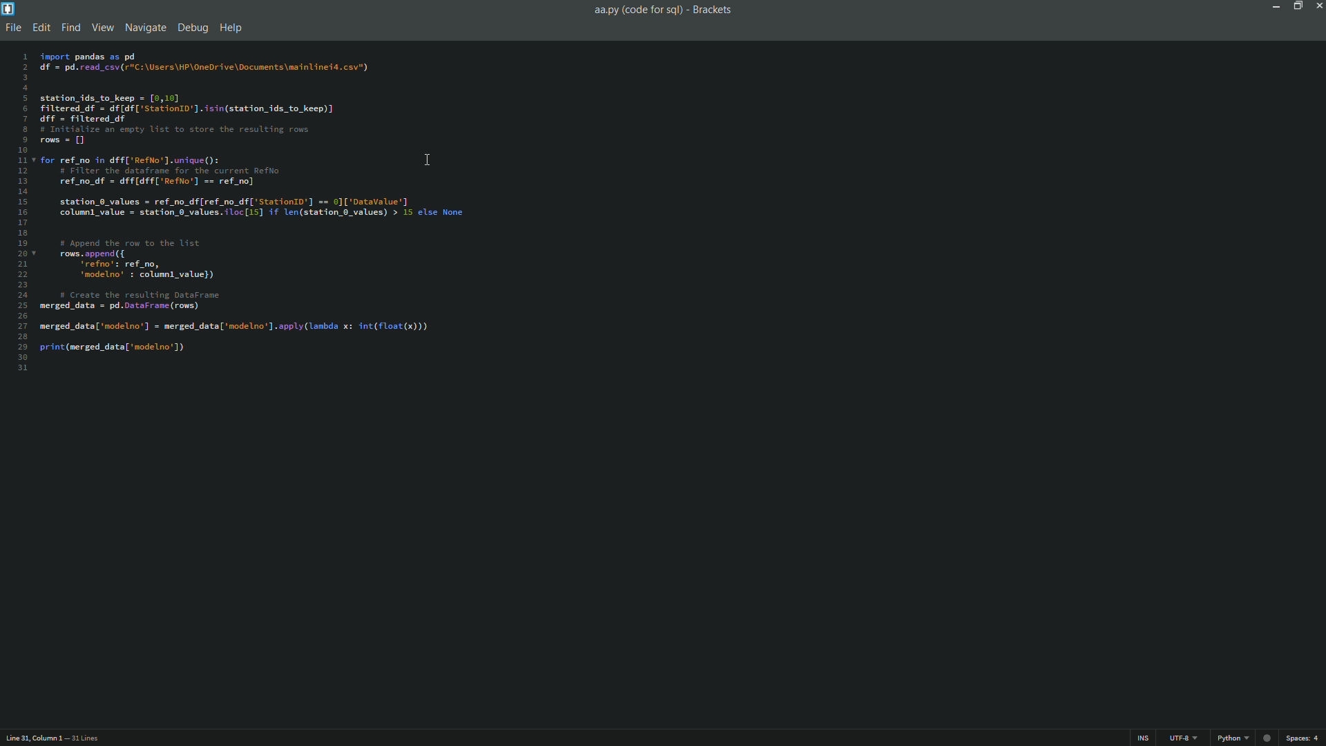  Describe the element at coordinates (39, 28) in the screenshot. I see `edit menu` at that location.